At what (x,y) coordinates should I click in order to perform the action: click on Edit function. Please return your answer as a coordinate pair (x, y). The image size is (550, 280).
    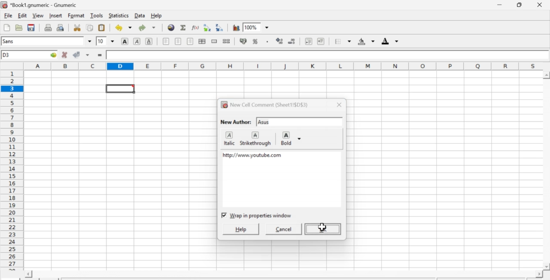
    Looking at the image, I should click on (195, 29).